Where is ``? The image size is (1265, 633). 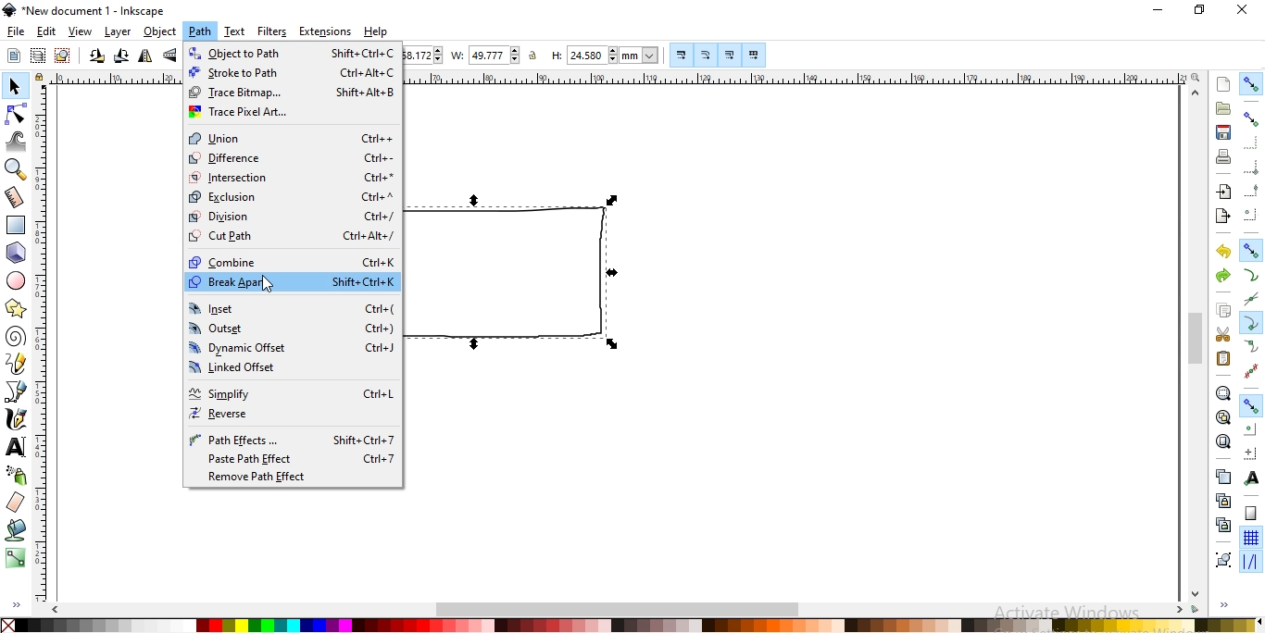
 is located at coordinates (683, 57).